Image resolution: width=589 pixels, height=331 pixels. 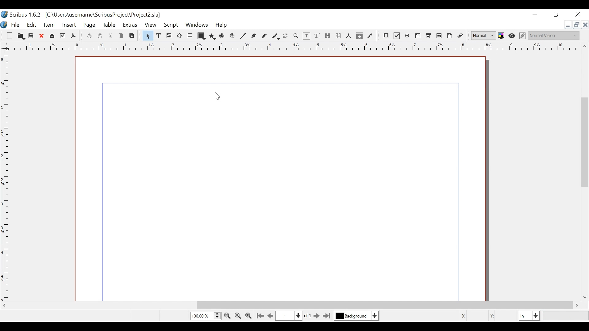 I want to click on Eye dropper, so click(x=370, y=36).